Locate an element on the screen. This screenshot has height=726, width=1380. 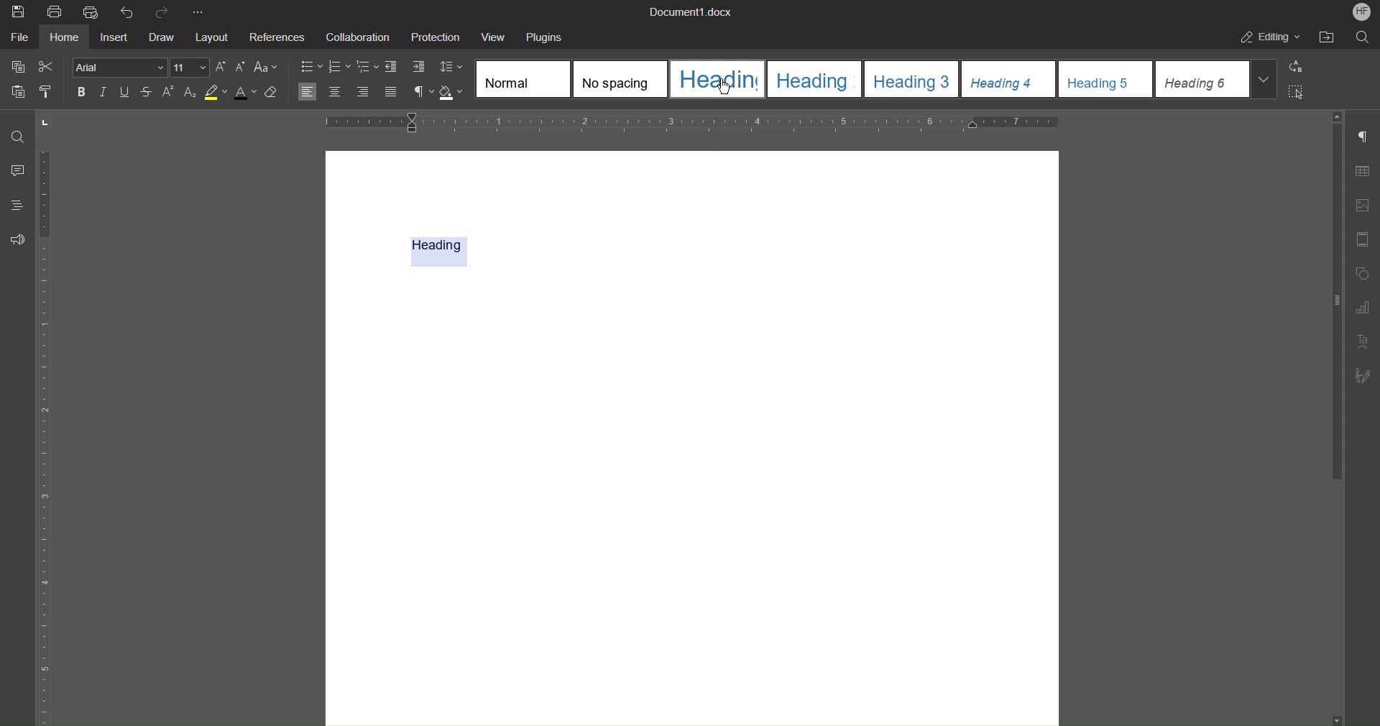
Find is located at coordinates (16, 137).